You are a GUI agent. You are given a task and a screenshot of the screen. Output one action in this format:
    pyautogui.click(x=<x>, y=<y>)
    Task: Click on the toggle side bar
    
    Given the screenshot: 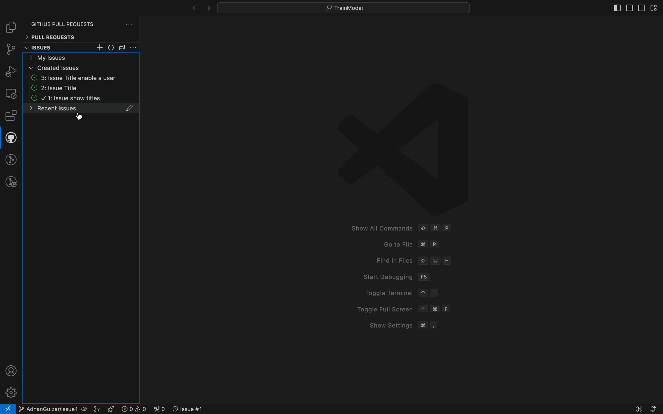 What is the action you would take?
    pyautogui.click(x=610, y=8)
    